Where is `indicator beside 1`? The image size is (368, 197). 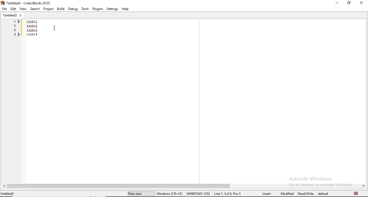
indicator beside 1 is located at coordinates (20, 22).